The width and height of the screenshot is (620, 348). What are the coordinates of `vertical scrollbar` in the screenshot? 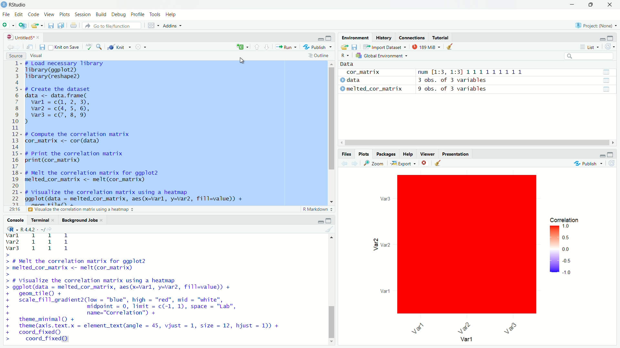 It's located at (332, 321).